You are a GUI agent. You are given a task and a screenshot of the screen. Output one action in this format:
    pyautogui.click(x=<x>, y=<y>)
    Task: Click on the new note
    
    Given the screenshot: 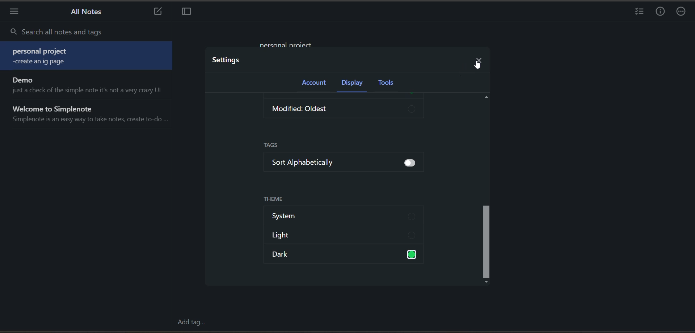 What is the action you would take?
    pyautogui.click(x=158, y=12)
    